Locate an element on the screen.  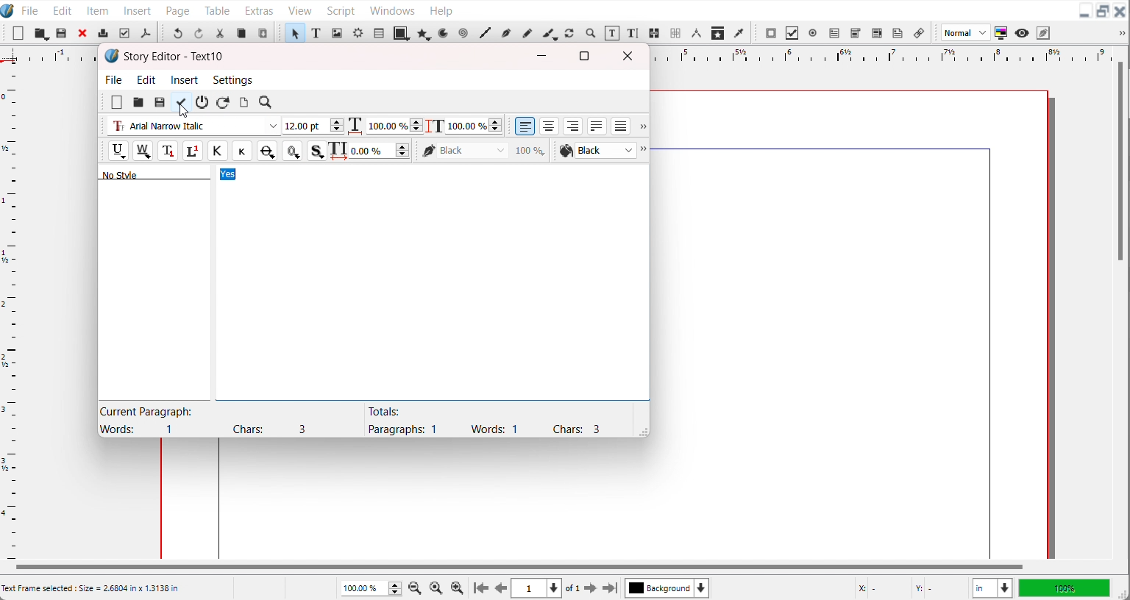
Update is located at coordinates (180, 102).